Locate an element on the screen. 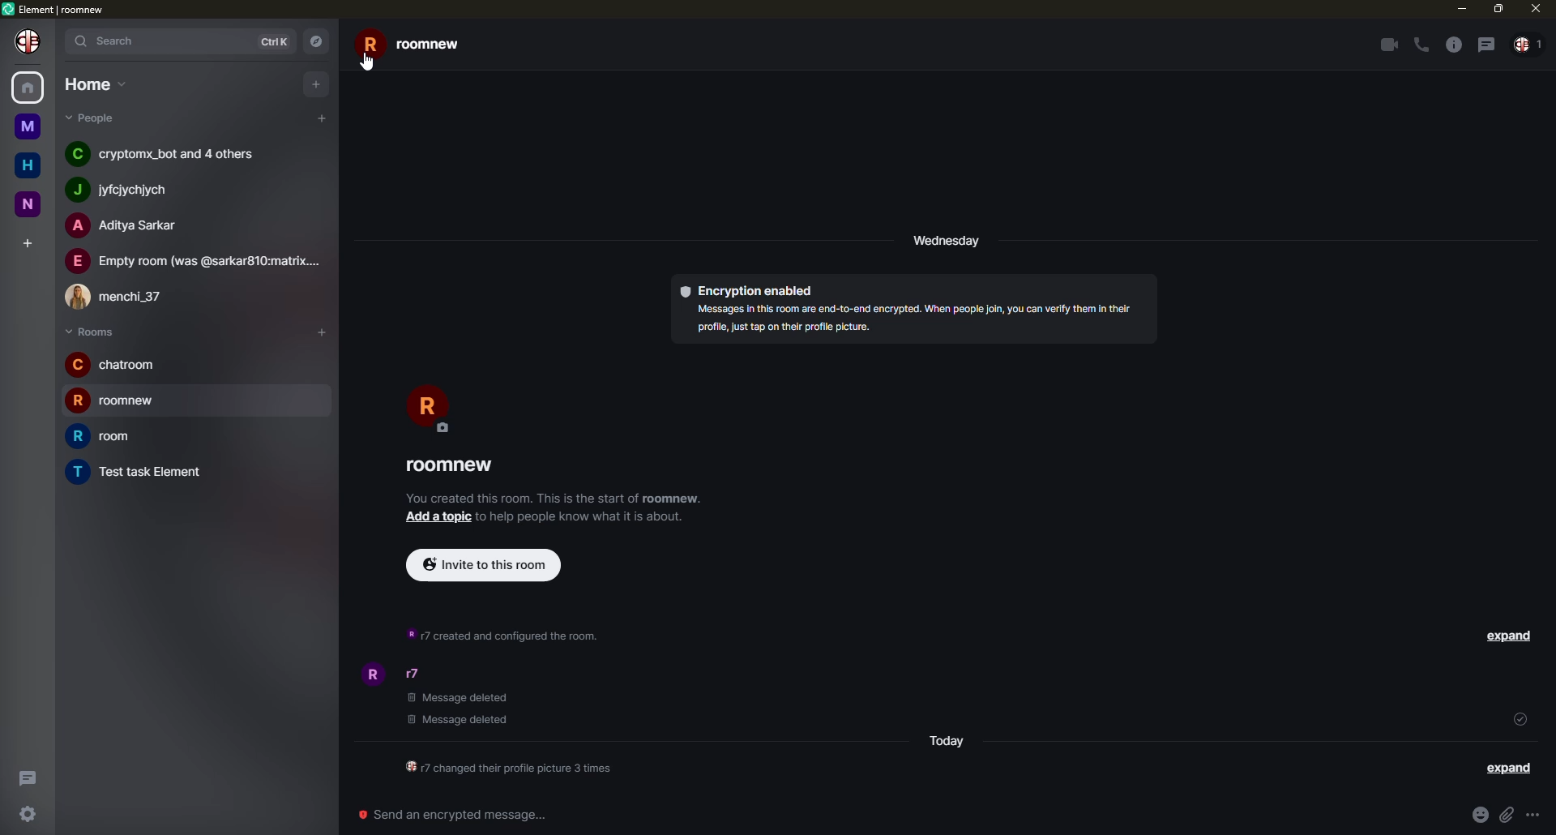 The height and width of the screenshot is (835, 1556). profile is located at coordinates (425, 405).